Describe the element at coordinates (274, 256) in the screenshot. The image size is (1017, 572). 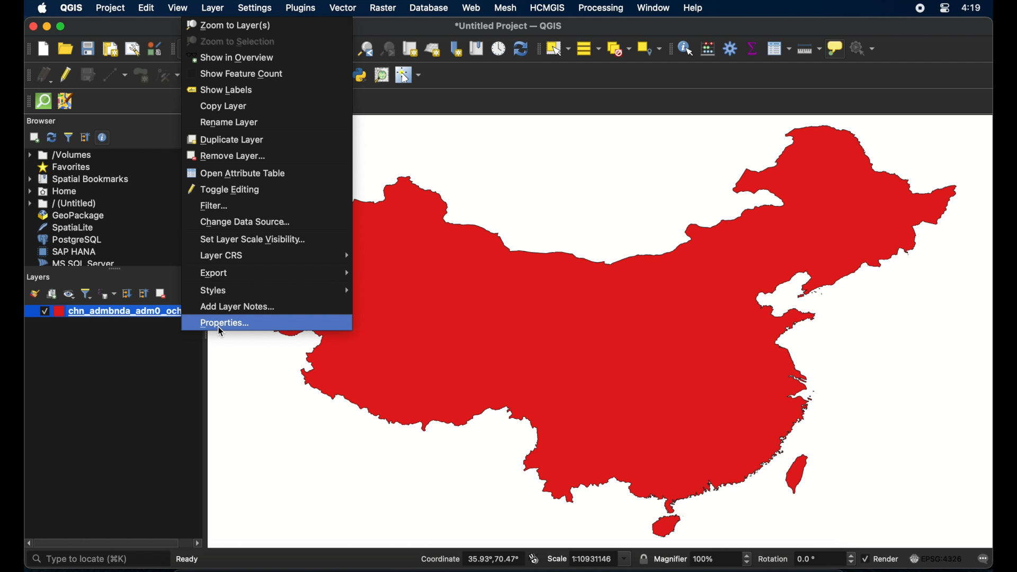
I see `layer crs` at that location.